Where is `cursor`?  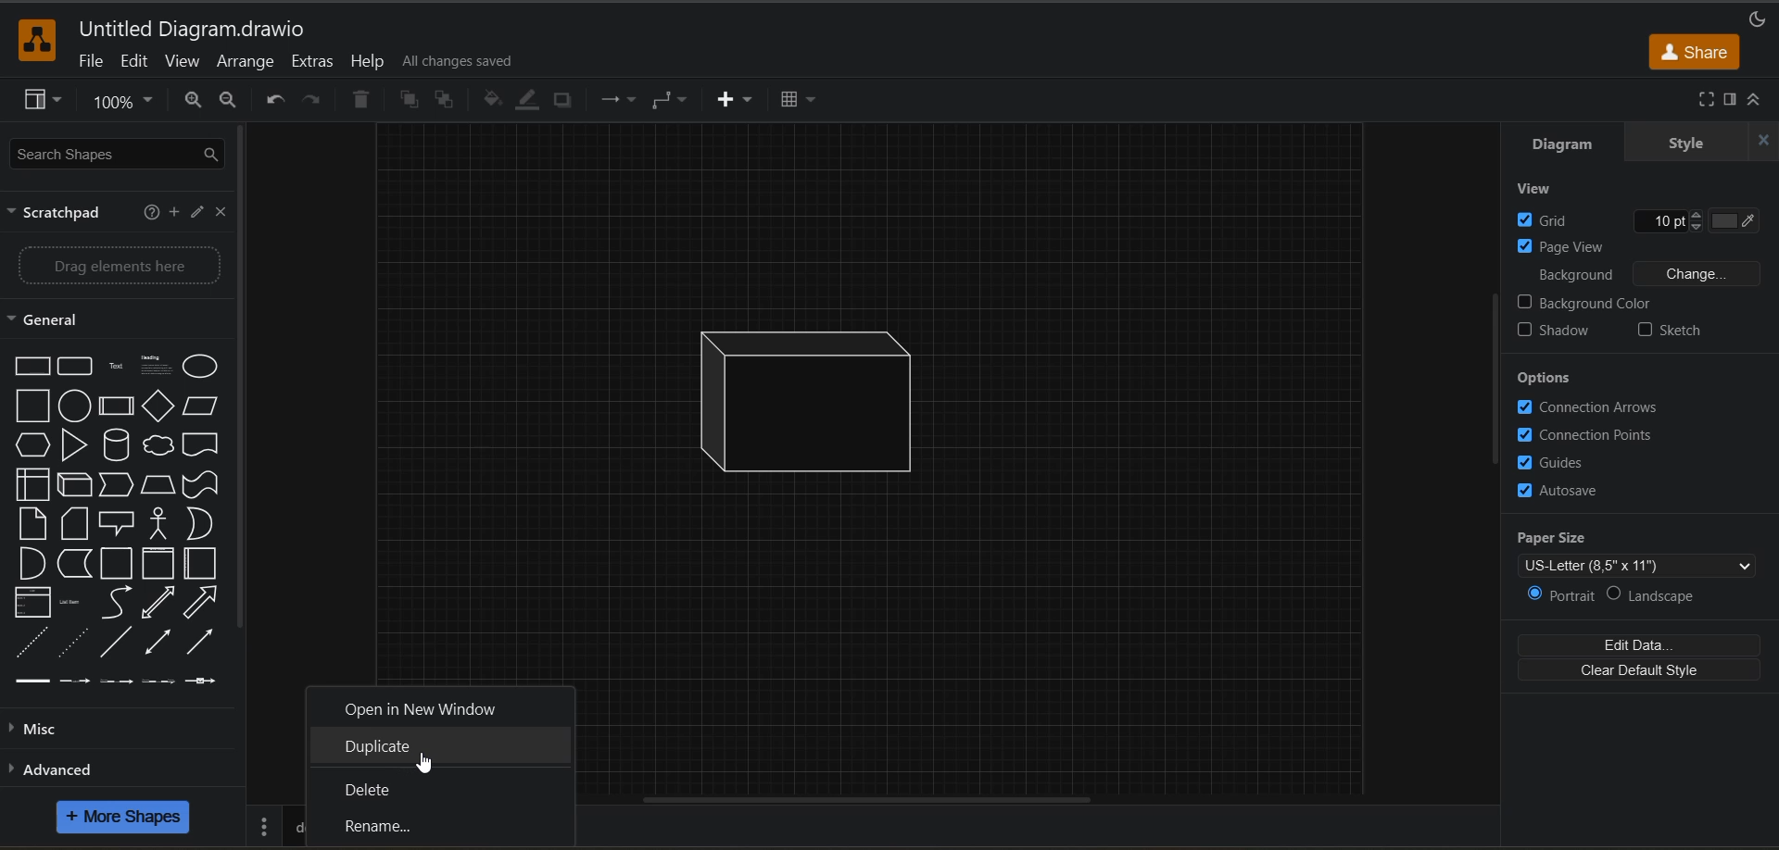 cursor is located at coordinates (431, 756).